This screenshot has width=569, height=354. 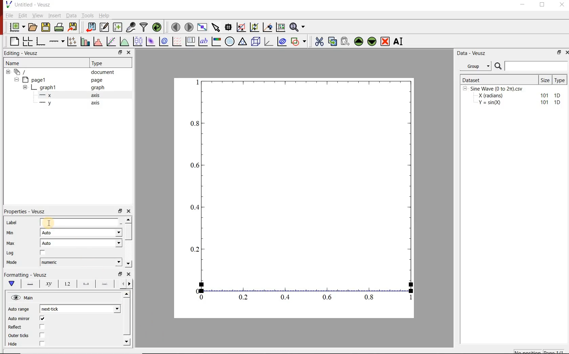 I want to click on plot a vector field, so click(x=177, y=41).